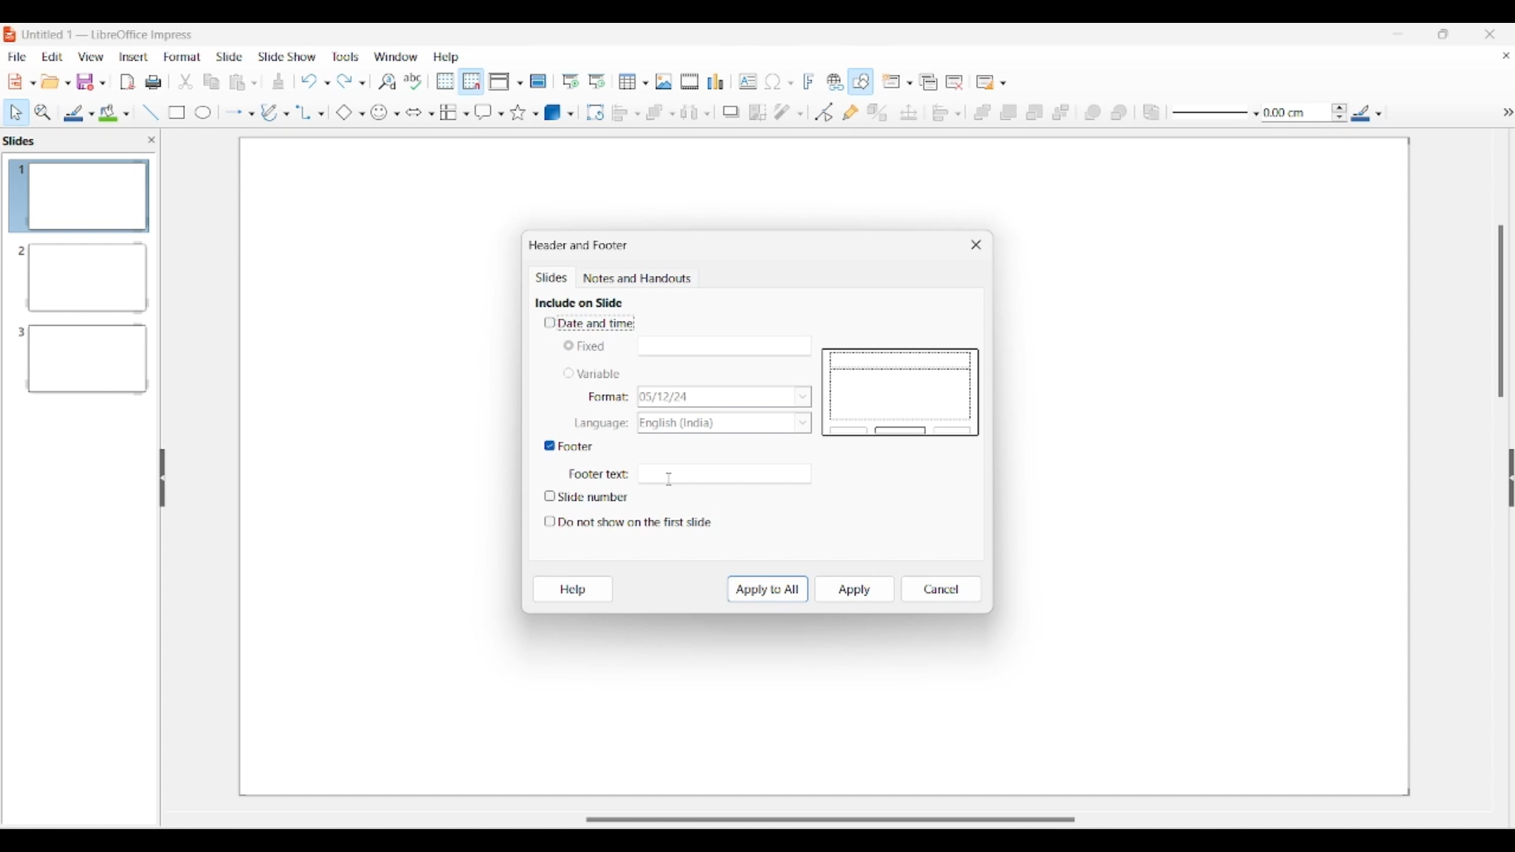 The image size is (1515, 852). I want to click on Write, so click(271, 110).